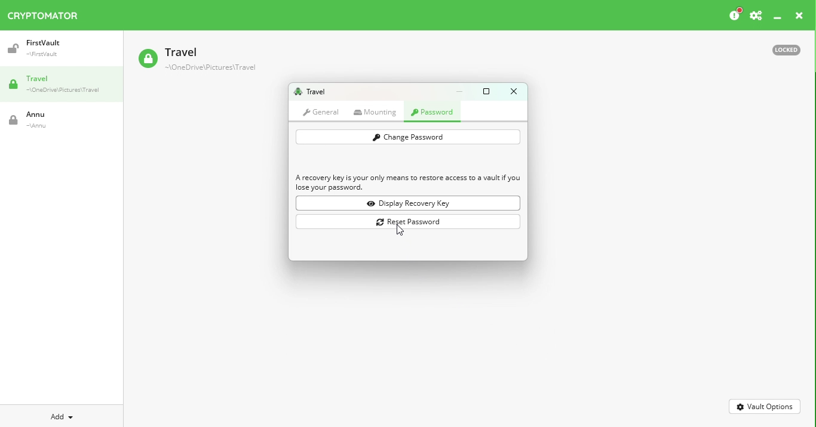 The image size is (816, 427). What do you see at coordinates (765, 406) in the screenshot?
I see `Vault options` at bounding box center [765, 406].